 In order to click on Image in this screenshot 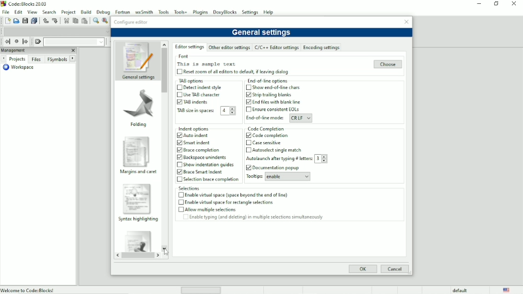, I will do `click(136, 198)`.